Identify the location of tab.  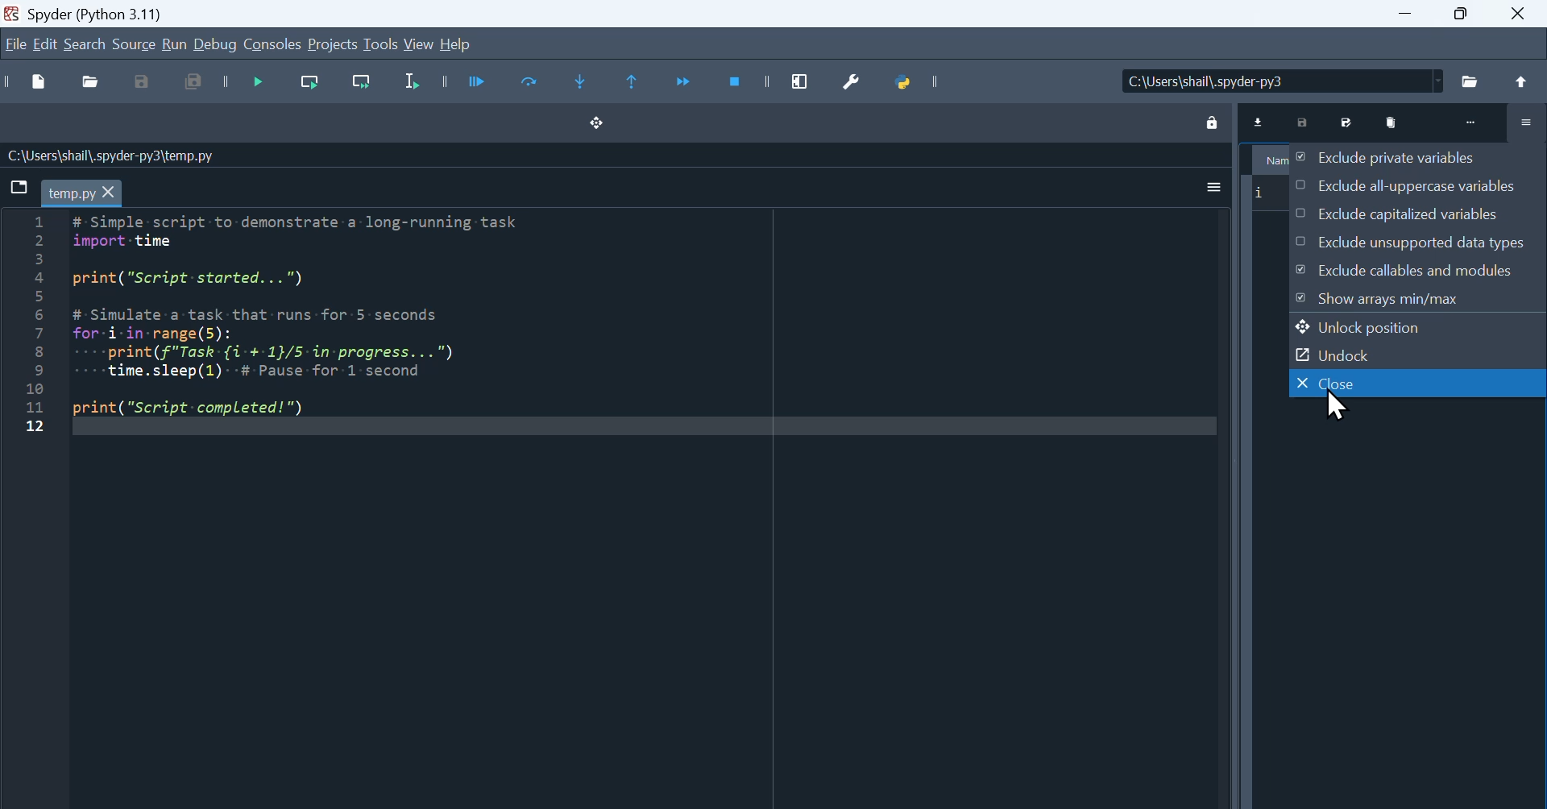
(83, 193).